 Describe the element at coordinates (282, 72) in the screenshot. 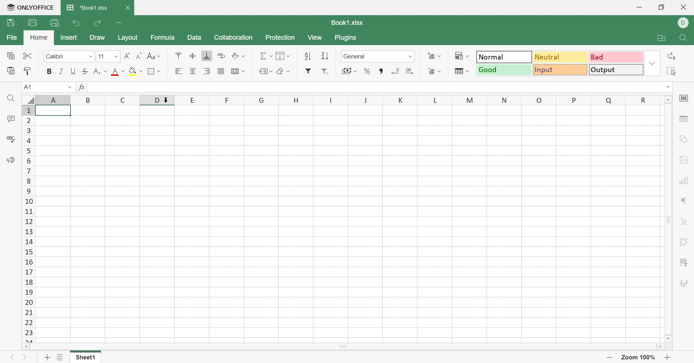

I see `Clear` at that location.